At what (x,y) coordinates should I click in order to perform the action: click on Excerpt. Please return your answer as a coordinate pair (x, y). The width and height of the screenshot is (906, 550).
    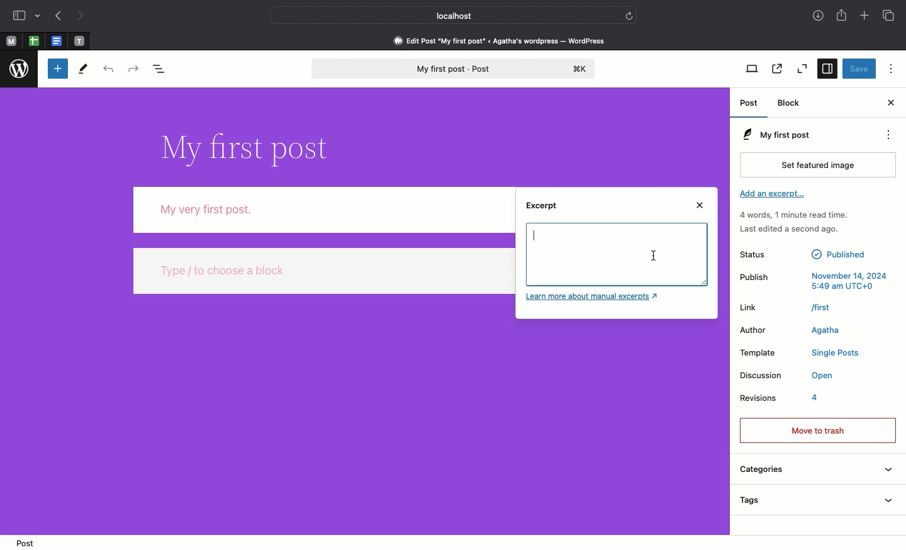
    Looking at the image, I should click on (545, 210).